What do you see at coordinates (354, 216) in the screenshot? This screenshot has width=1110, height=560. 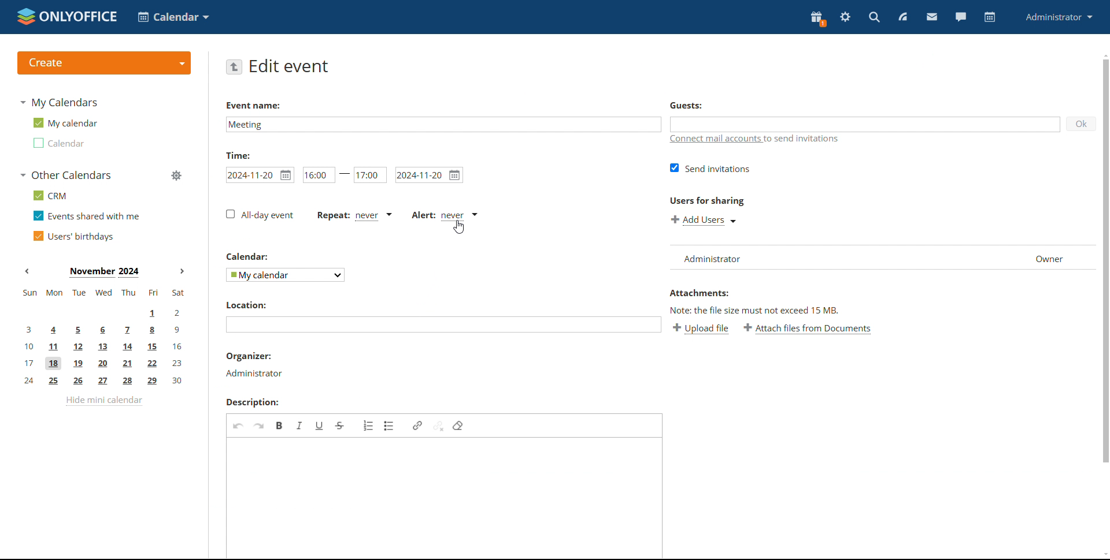 I see `event repetition` at bounding box center [354, 216].